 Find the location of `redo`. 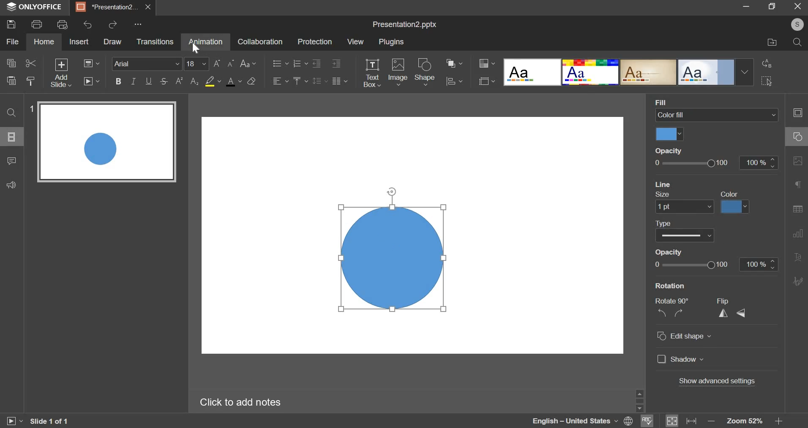

redo is located at coordinates (114, 25).